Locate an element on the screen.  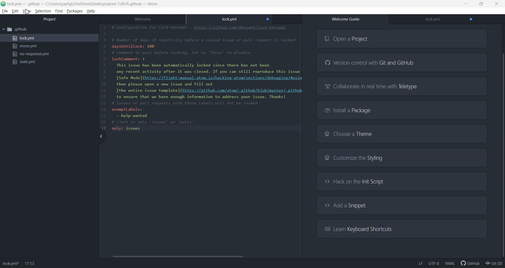
Learn Keyboard Shortcuts is located at coordinates (401, 228).